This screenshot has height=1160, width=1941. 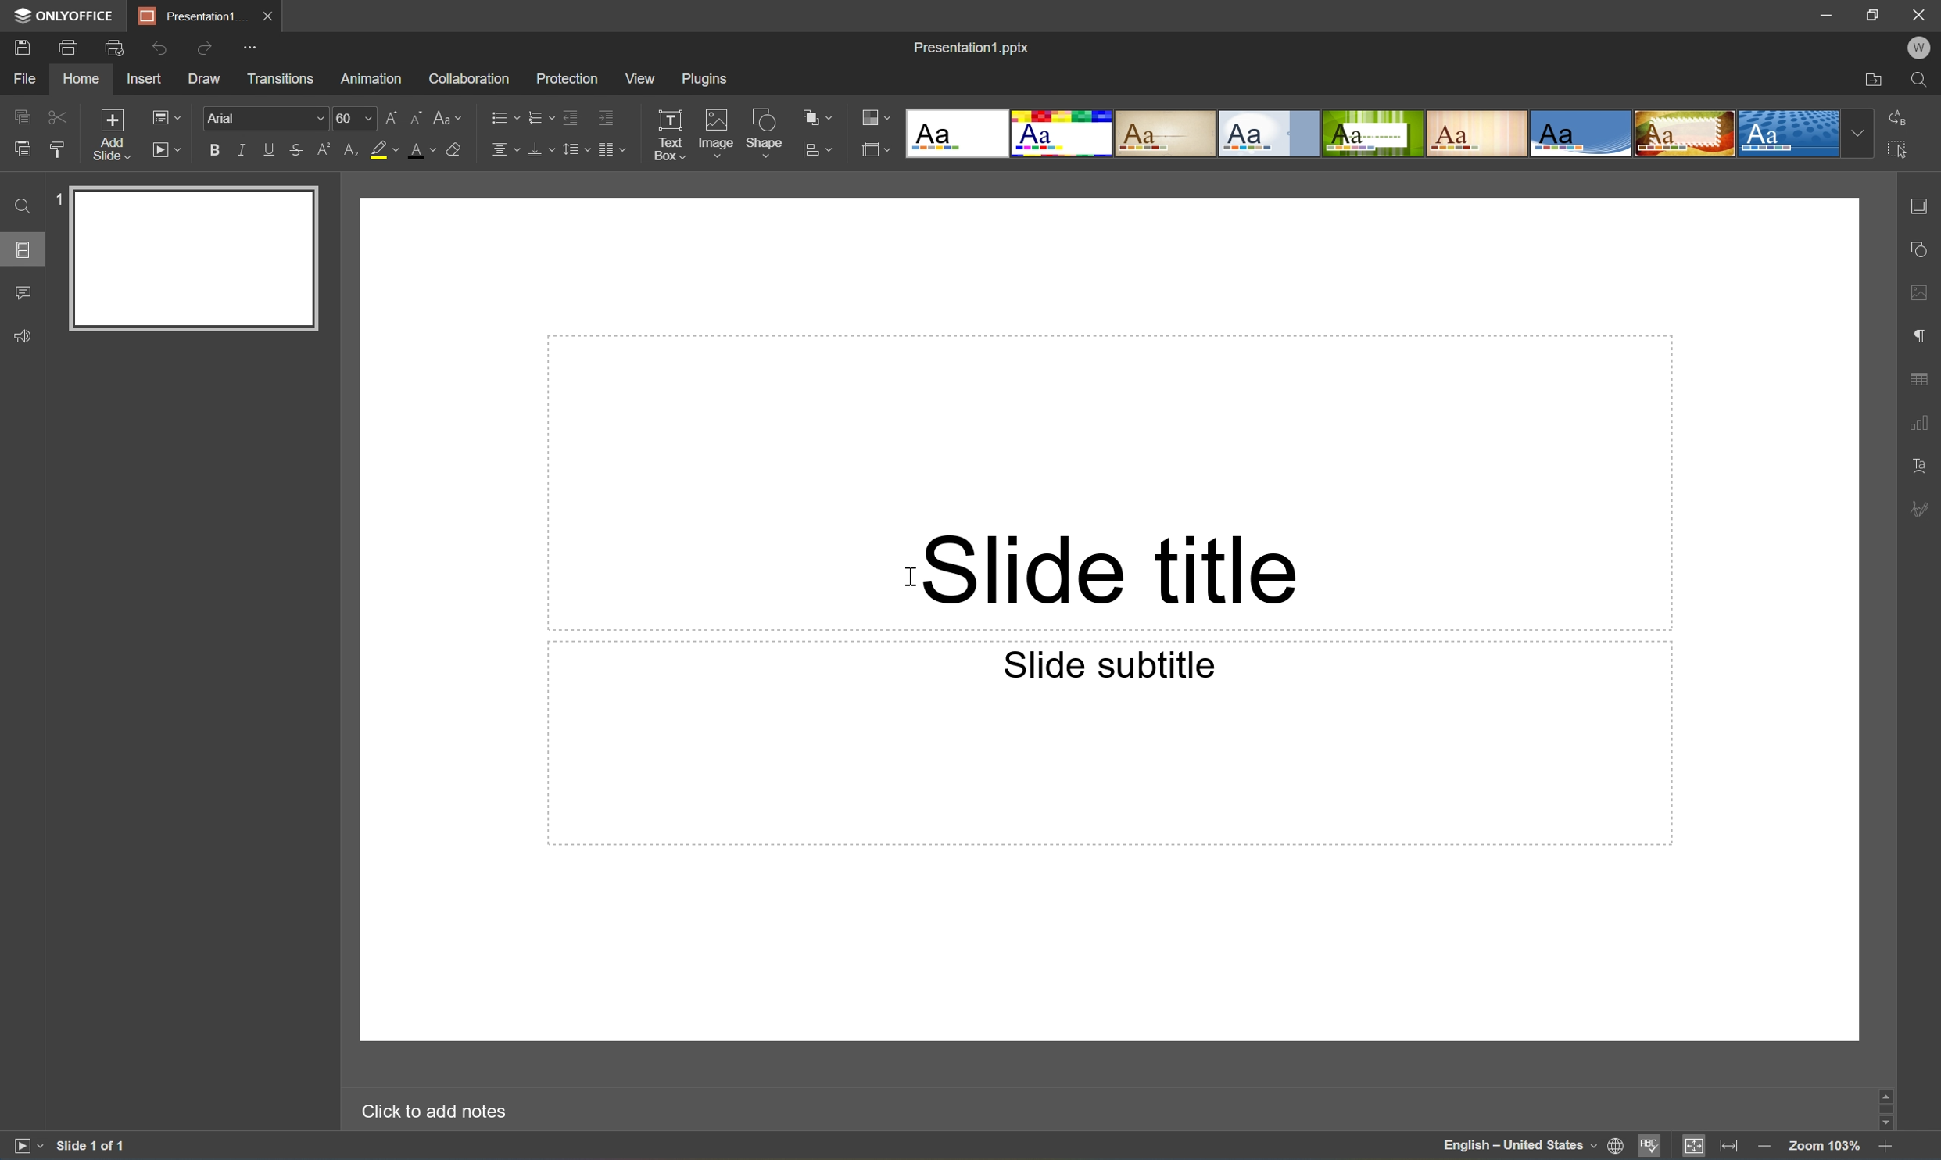 I want to click on Select slide size, so click(x=877, y=149).